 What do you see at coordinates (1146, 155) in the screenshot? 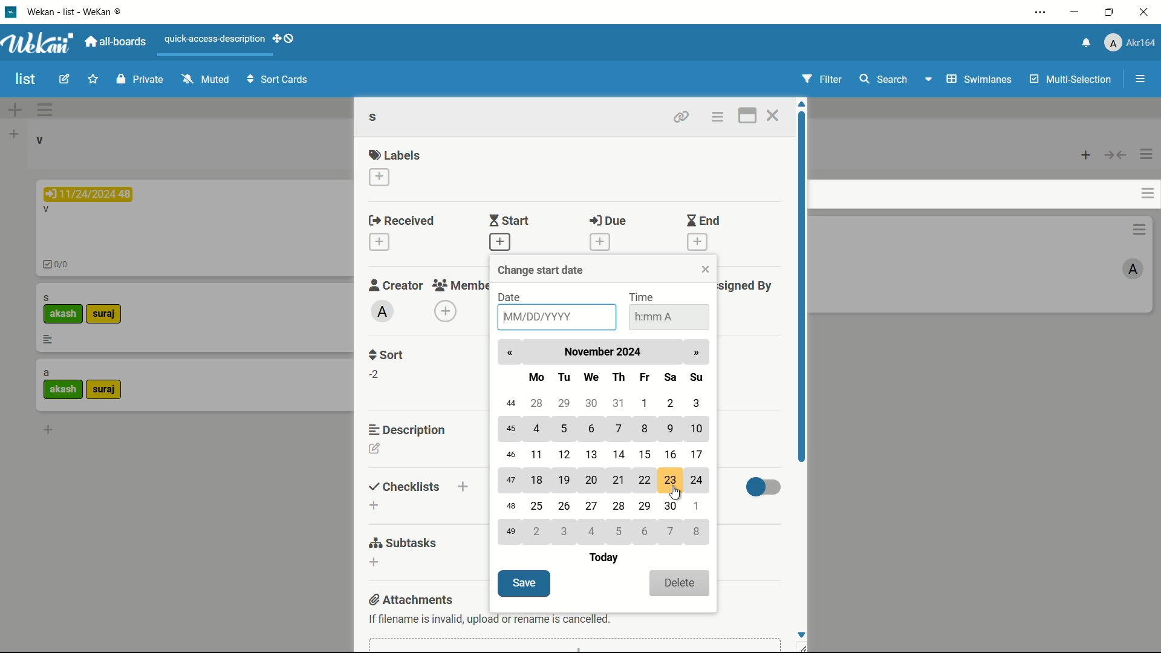
I see `list actions` at bounding box center [1146, 155].